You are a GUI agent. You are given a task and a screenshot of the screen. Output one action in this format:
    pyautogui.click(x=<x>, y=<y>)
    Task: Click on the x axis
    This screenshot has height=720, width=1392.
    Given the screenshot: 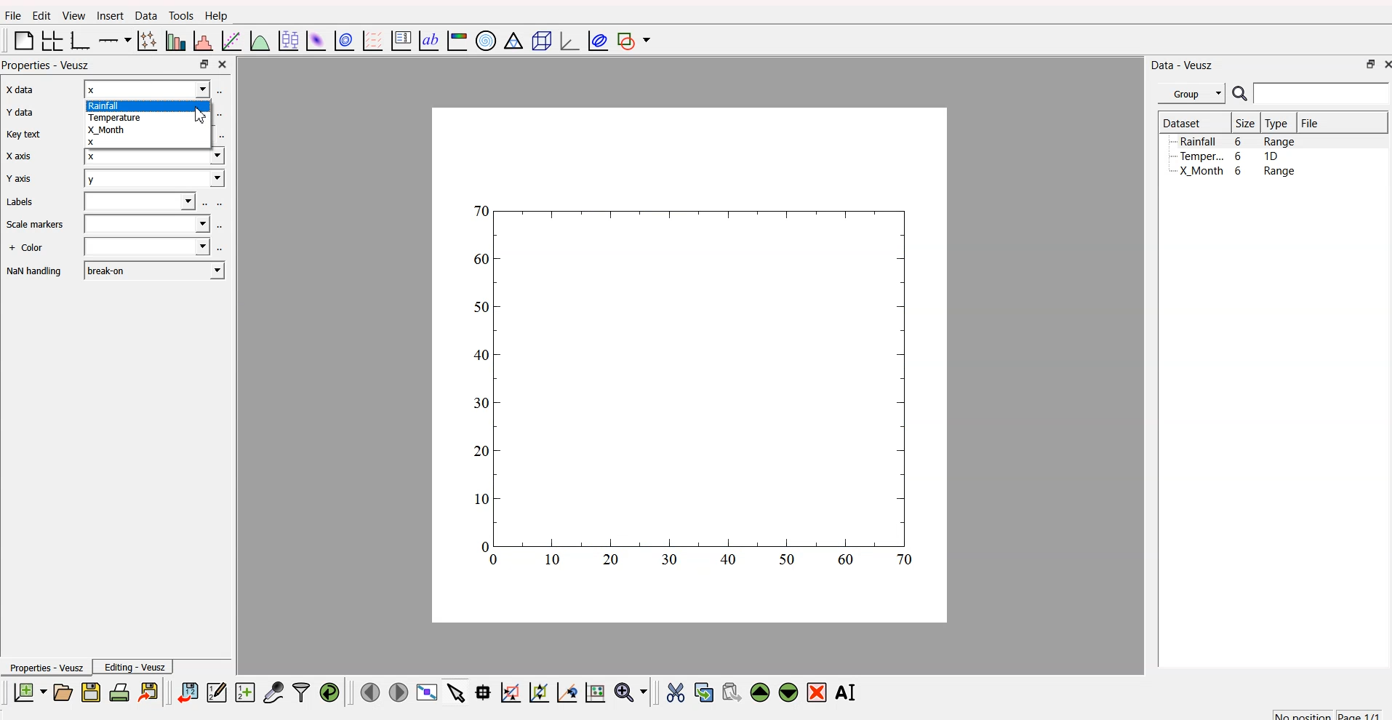 What is the action you would take?
    pyautogui.click(x=17, y=91)
    